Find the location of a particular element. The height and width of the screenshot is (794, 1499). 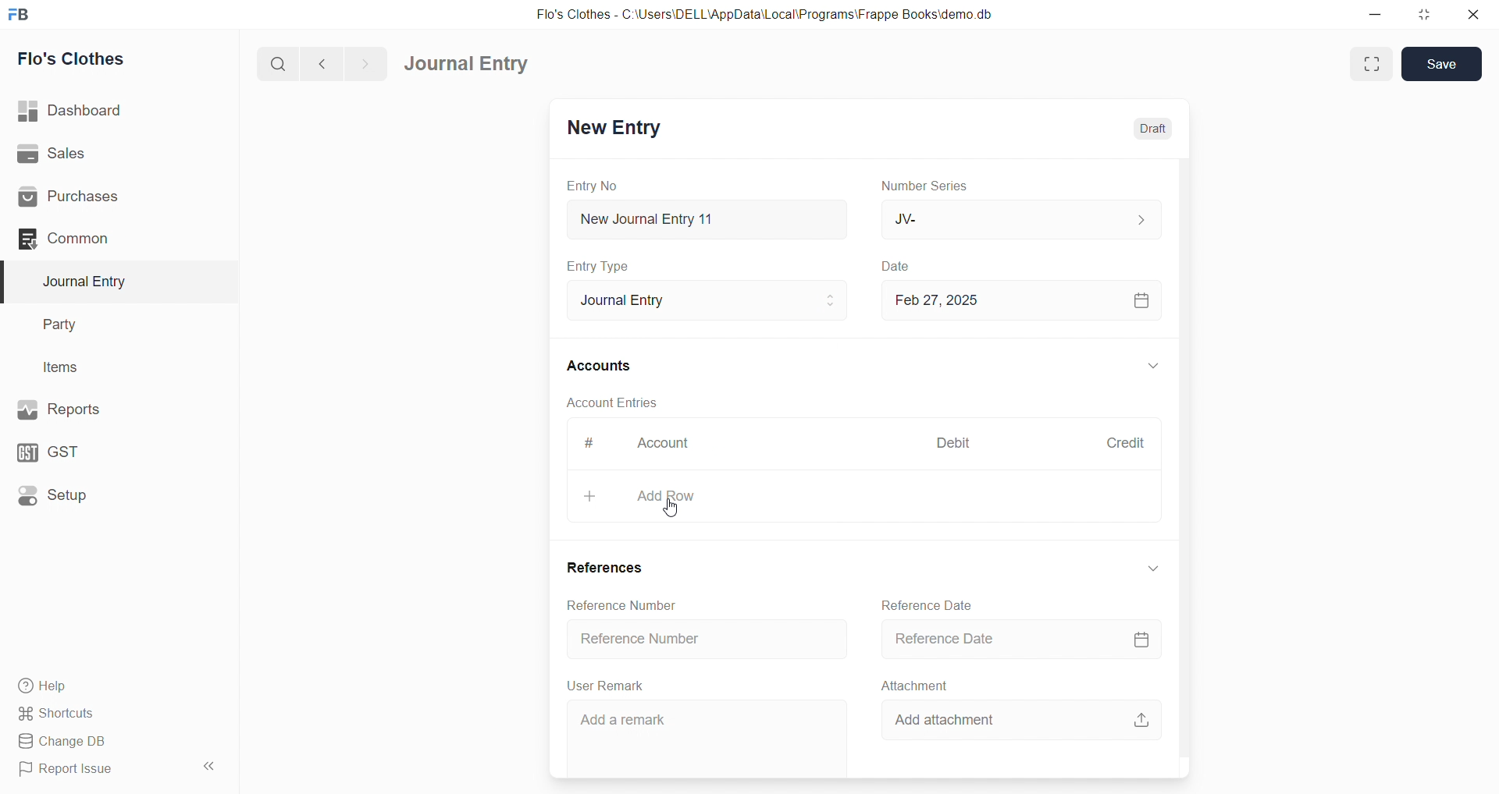

Credit is located at coordinates (1127, 444).